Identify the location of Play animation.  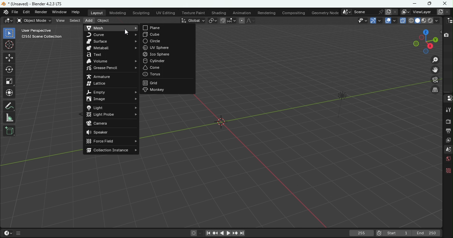
(221, 233).